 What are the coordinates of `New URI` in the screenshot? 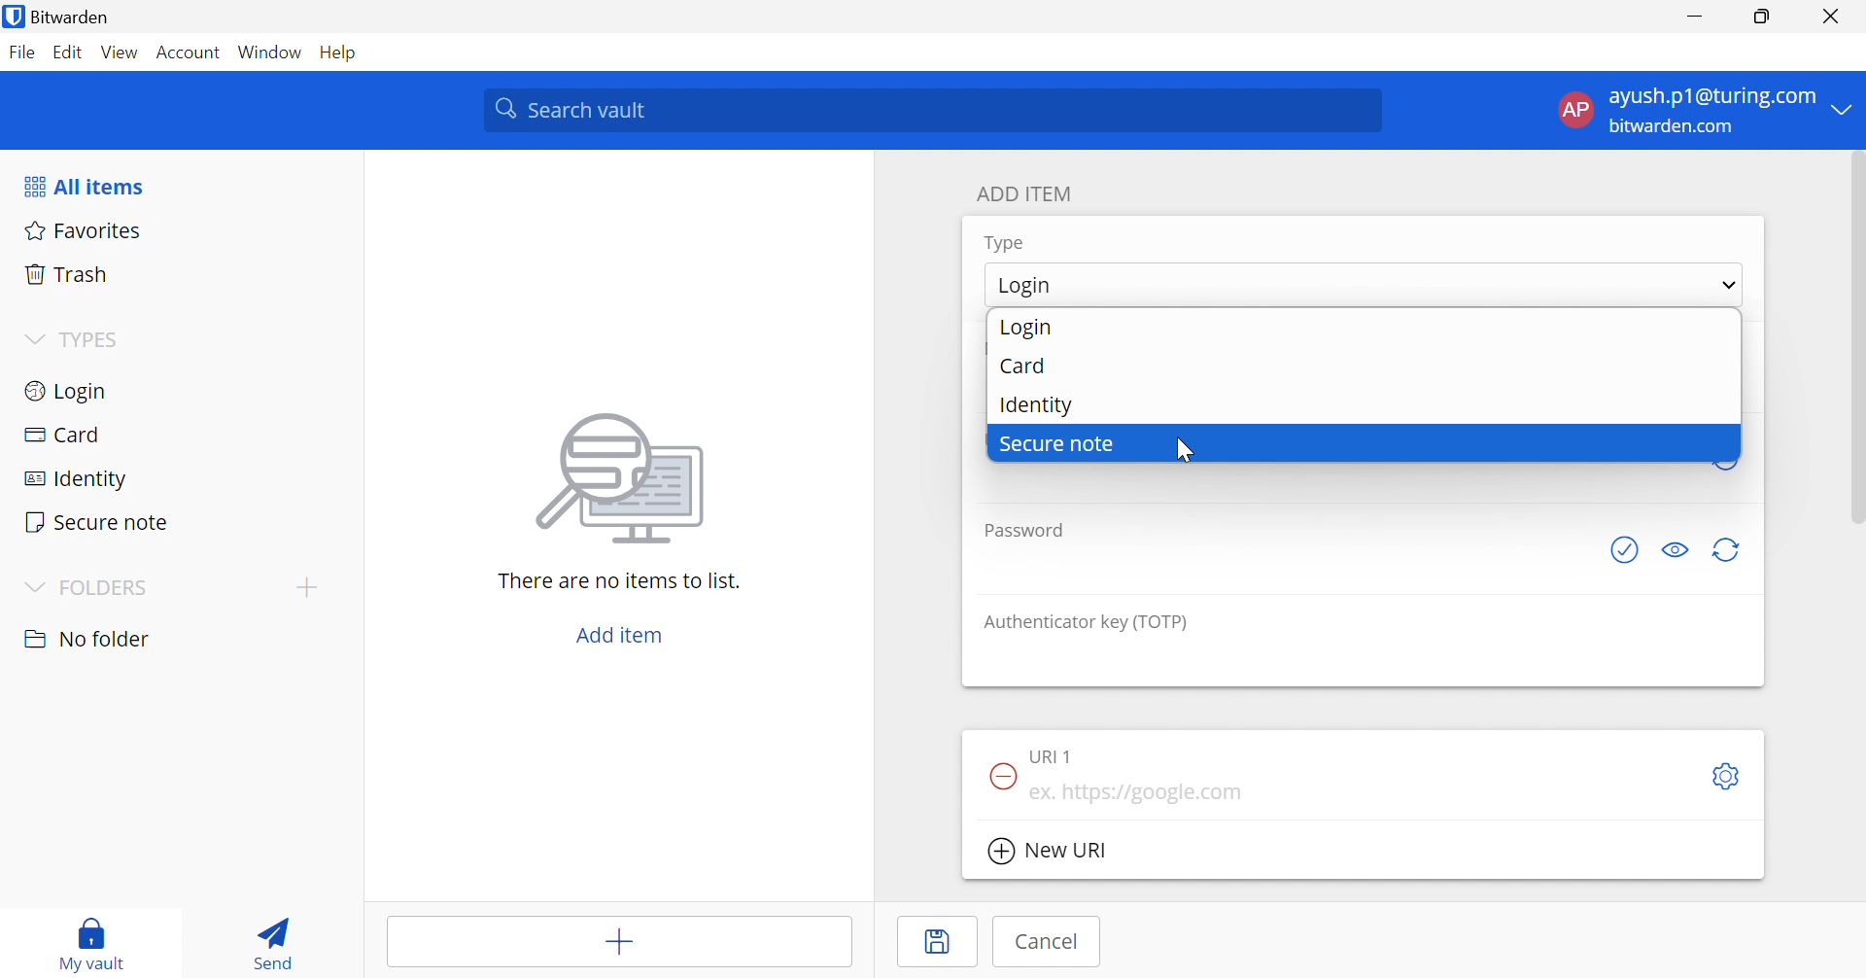 It's located at (1049, 851).